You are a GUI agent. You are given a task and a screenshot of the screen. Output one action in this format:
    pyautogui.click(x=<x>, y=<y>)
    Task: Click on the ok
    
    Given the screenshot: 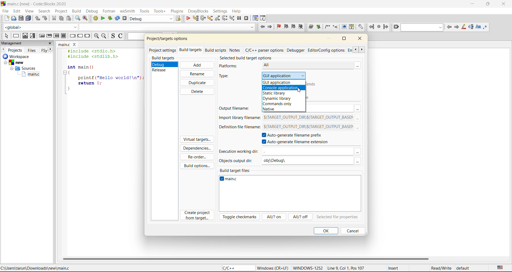 What is the action you would take?
    pyautogui.click(x=326, y=230)
    